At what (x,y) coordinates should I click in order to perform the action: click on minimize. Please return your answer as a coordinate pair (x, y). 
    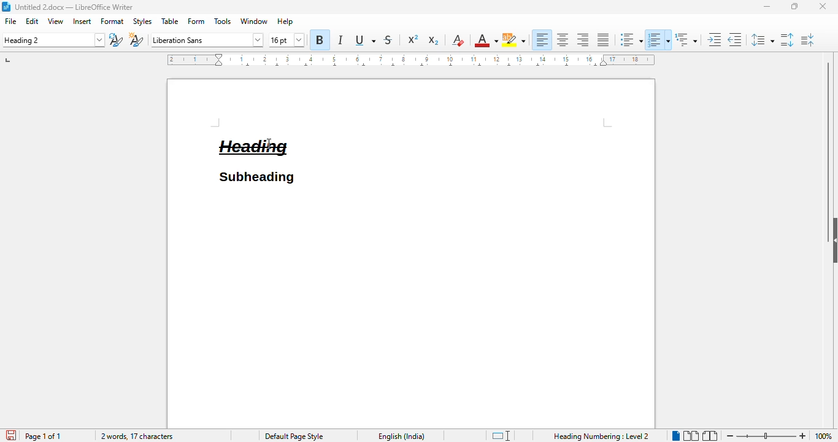
    Looking at the image, I should click on (767, 7).